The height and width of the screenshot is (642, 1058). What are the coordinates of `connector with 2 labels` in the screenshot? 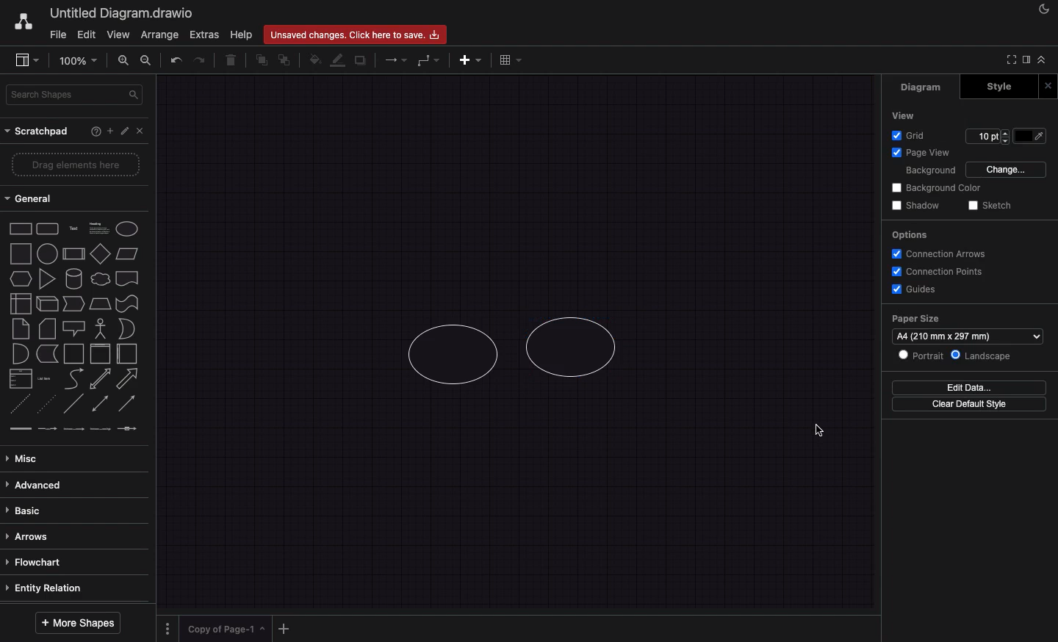 It's located at (73, 428).